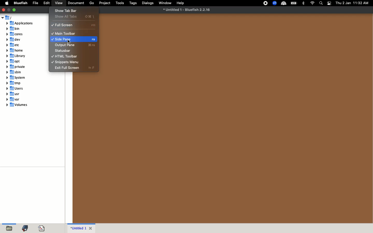  What do you see at coordinates (75, 17) in the screenshot?
I see `show all tabs` at bounding box center [75, 17].